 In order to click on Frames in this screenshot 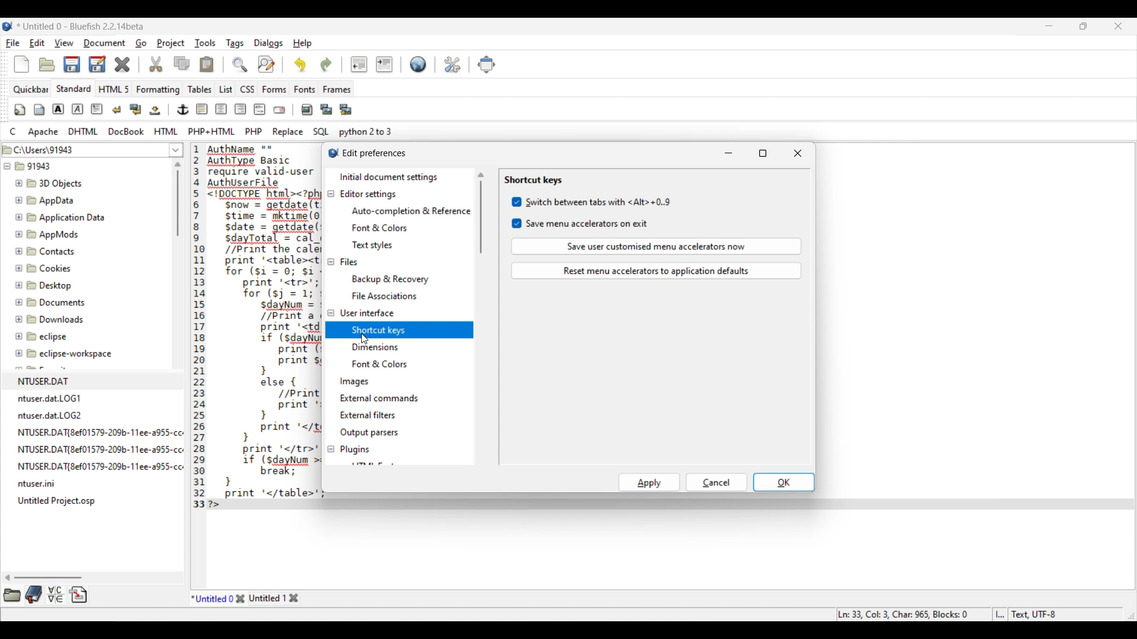, I will do `click(337, 89)`.